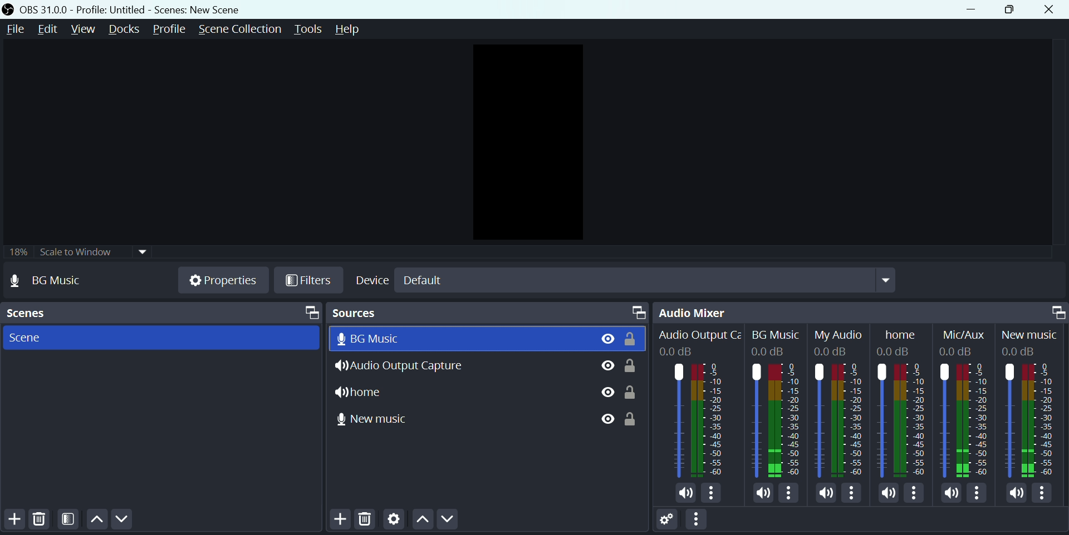 Image resolution: width=1069 pixels, height=535 pixels. Describe the element at coordinates (397, 421) in the screenshot. I see `New Music` at that location.